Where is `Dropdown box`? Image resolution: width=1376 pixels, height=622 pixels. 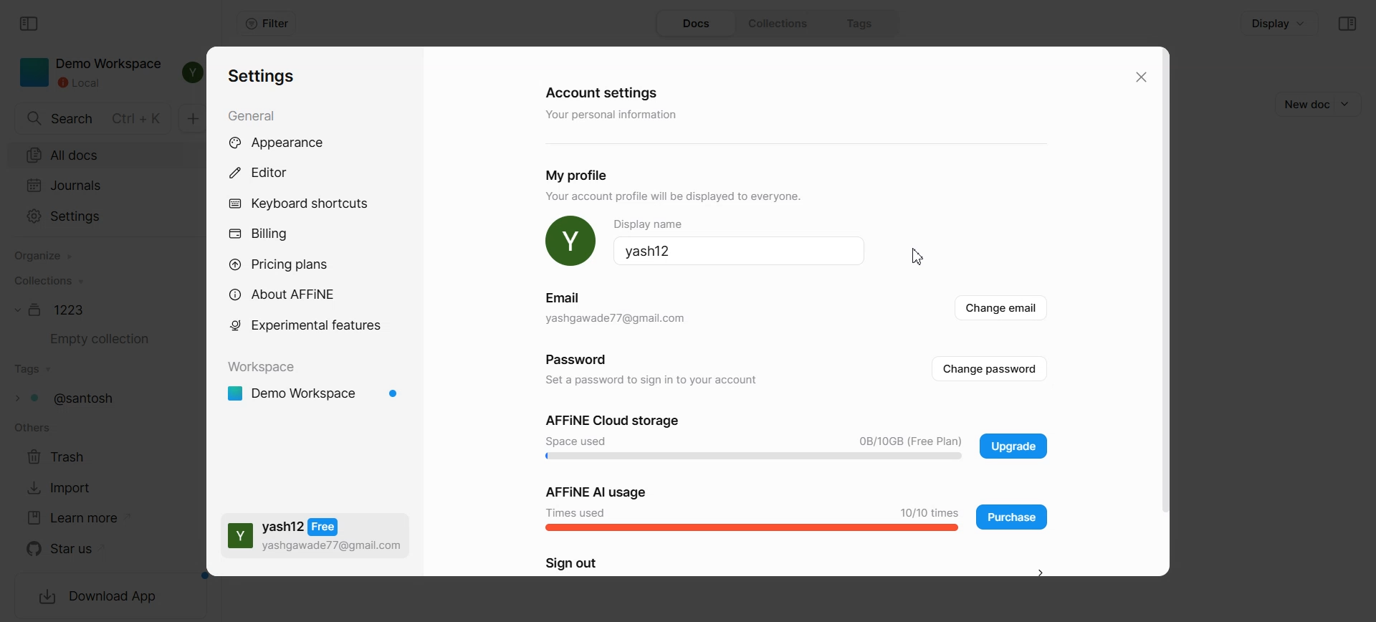
Dropdown box is located at coordinates (1350, 103).